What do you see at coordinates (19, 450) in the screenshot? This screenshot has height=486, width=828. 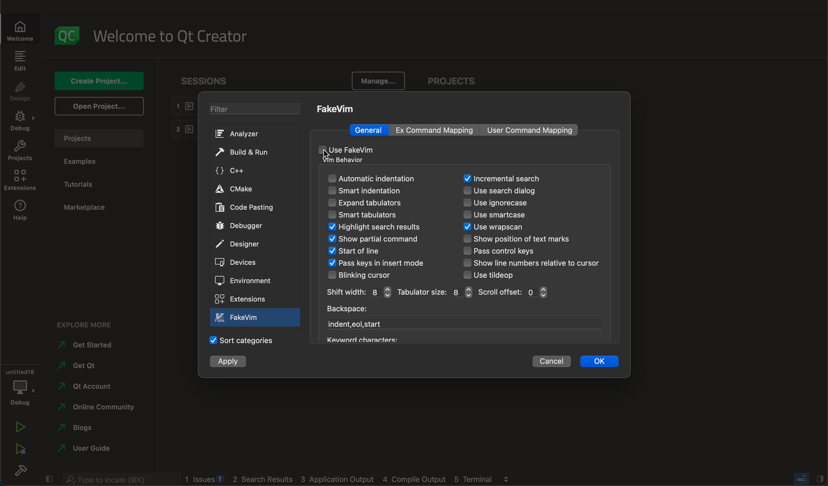 I see `run debug` at bounding box center [19, 450].